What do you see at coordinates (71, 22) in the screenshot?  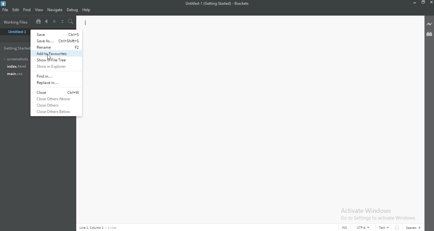 I see `Find in files` at bounding box center [71, 22].